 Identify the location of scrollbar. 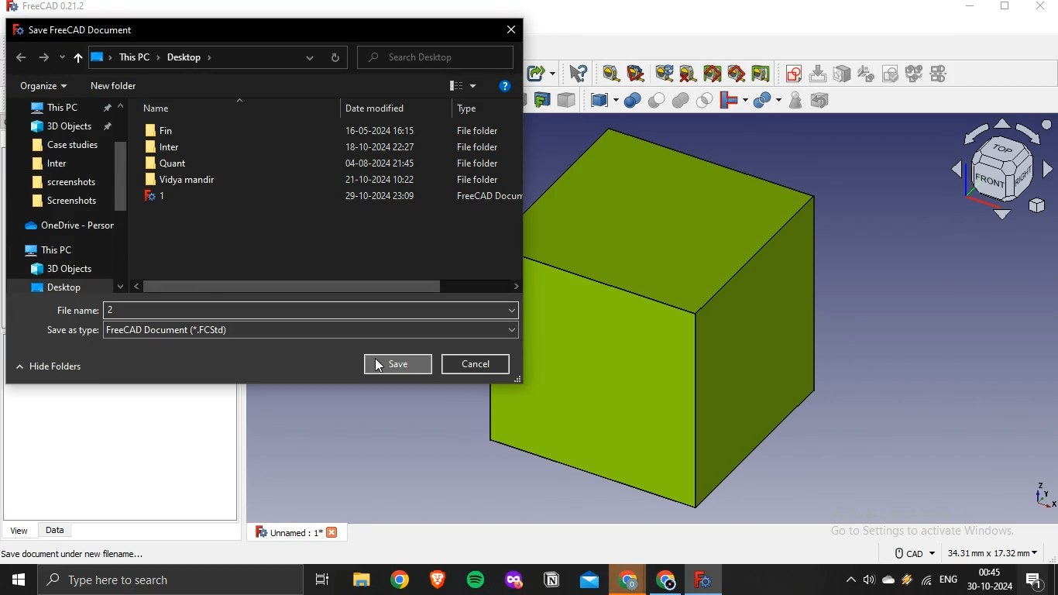
(326, 286).